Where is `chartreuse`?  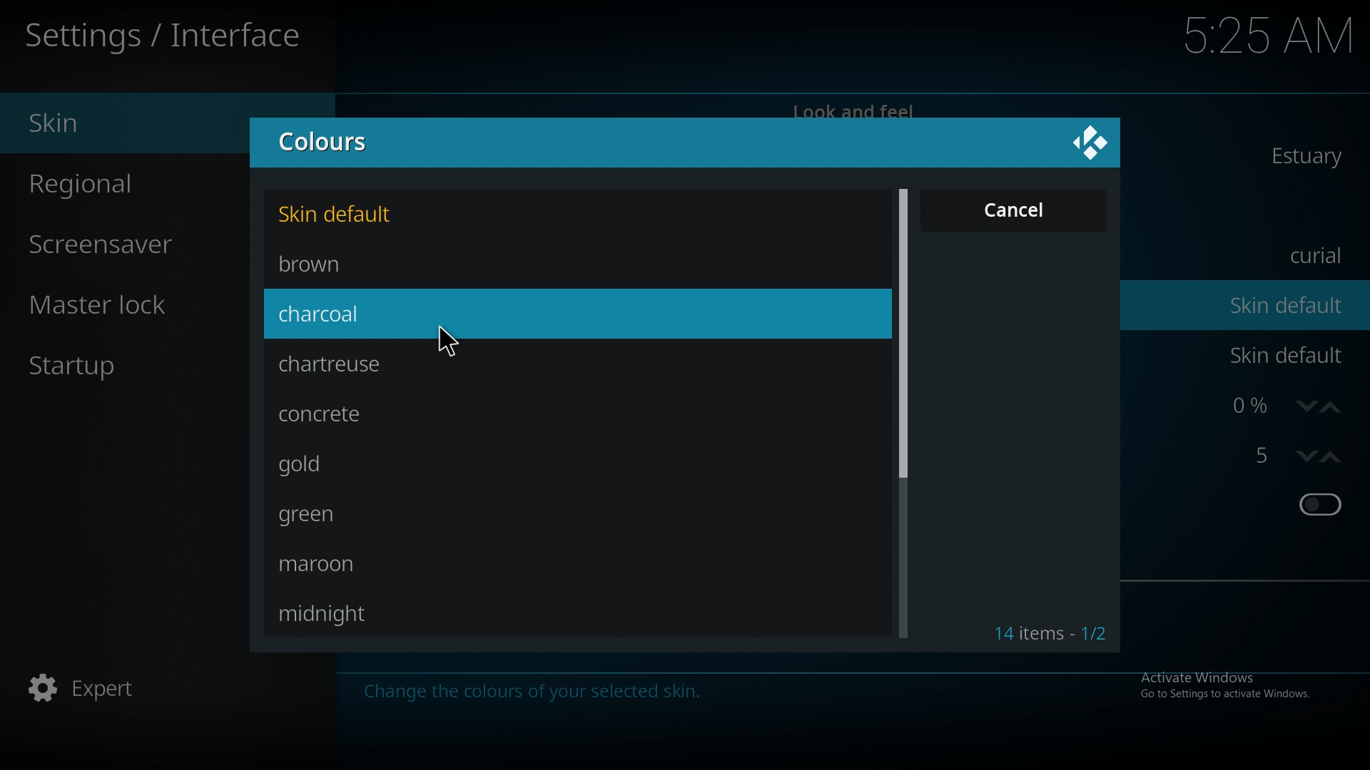 chartreuse is located at coordinates (356, 366).